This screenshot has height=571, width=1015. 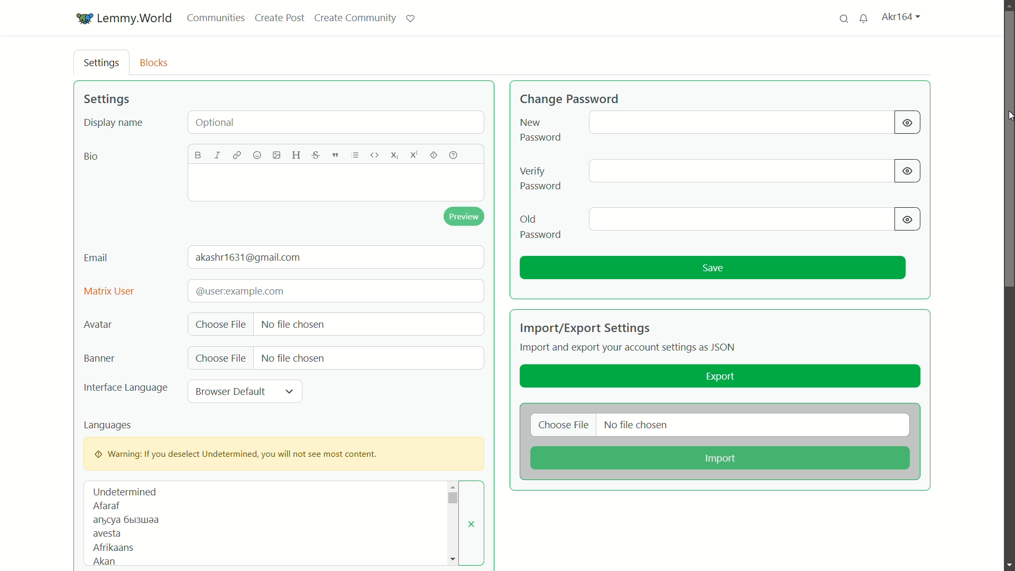 What do you see at coordinates (472, 524) in the screenshot?
I see `close` at bounding box center [472, 524].